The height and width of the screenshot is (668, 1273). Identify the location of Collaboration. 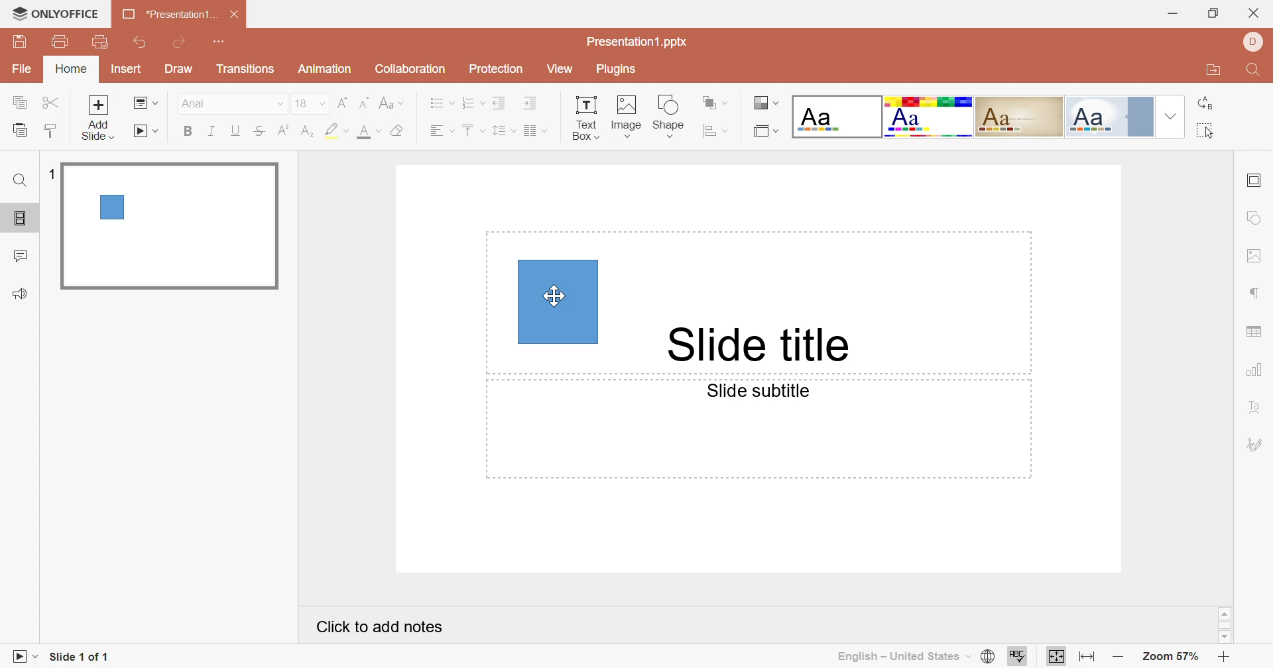
(411, 70).